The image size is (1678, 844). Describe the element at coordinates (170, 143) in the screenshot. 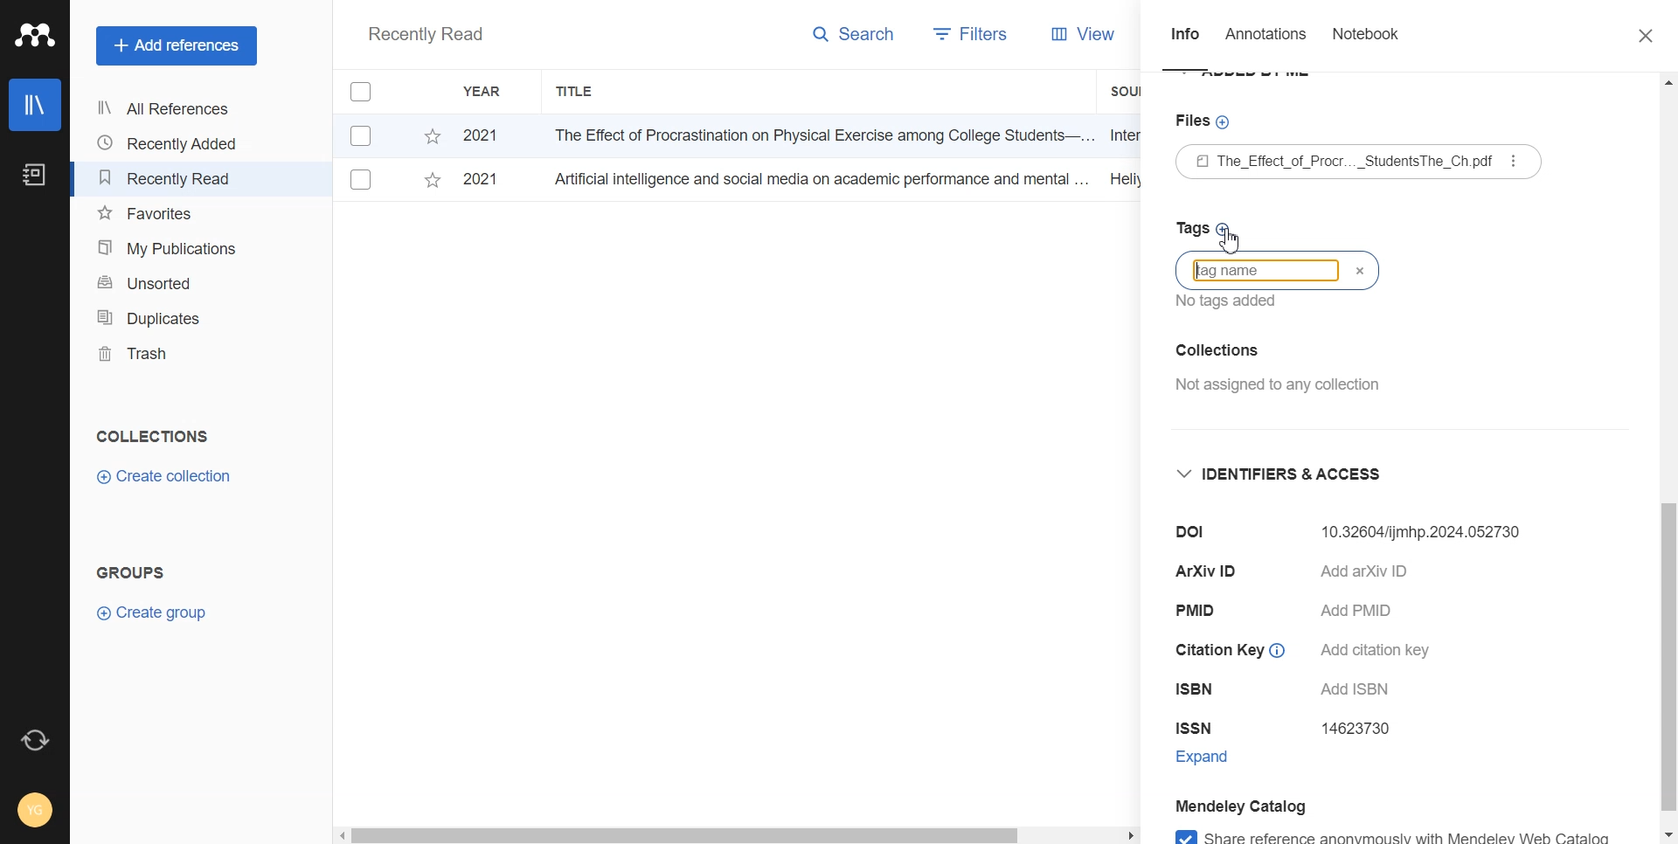

I see `Recently Added` at that location.